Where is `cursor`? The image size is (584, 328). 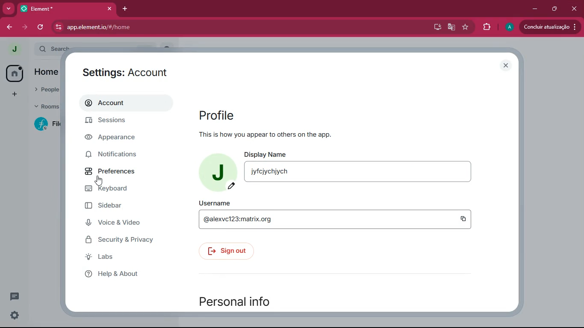
cursor is located at coordinates (99, 181).